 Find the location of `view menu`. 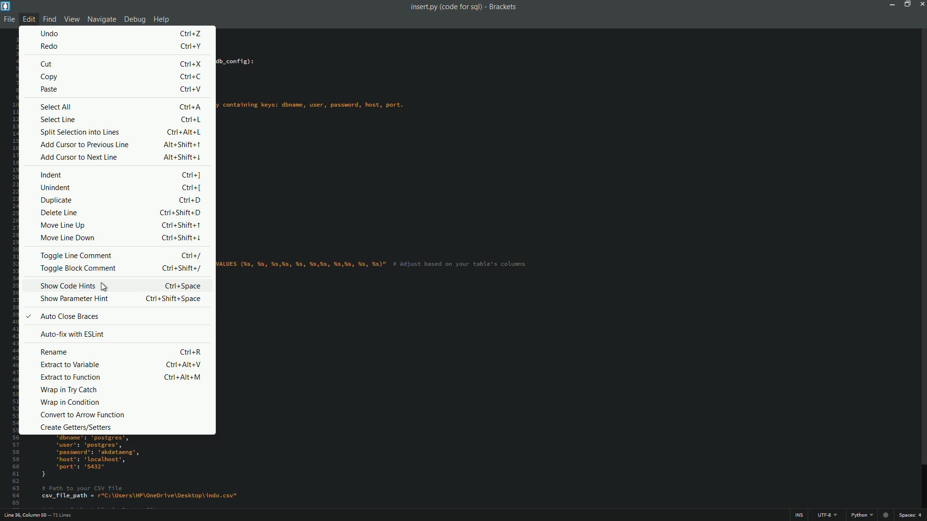

view menu is located at coordinates (71, 19).